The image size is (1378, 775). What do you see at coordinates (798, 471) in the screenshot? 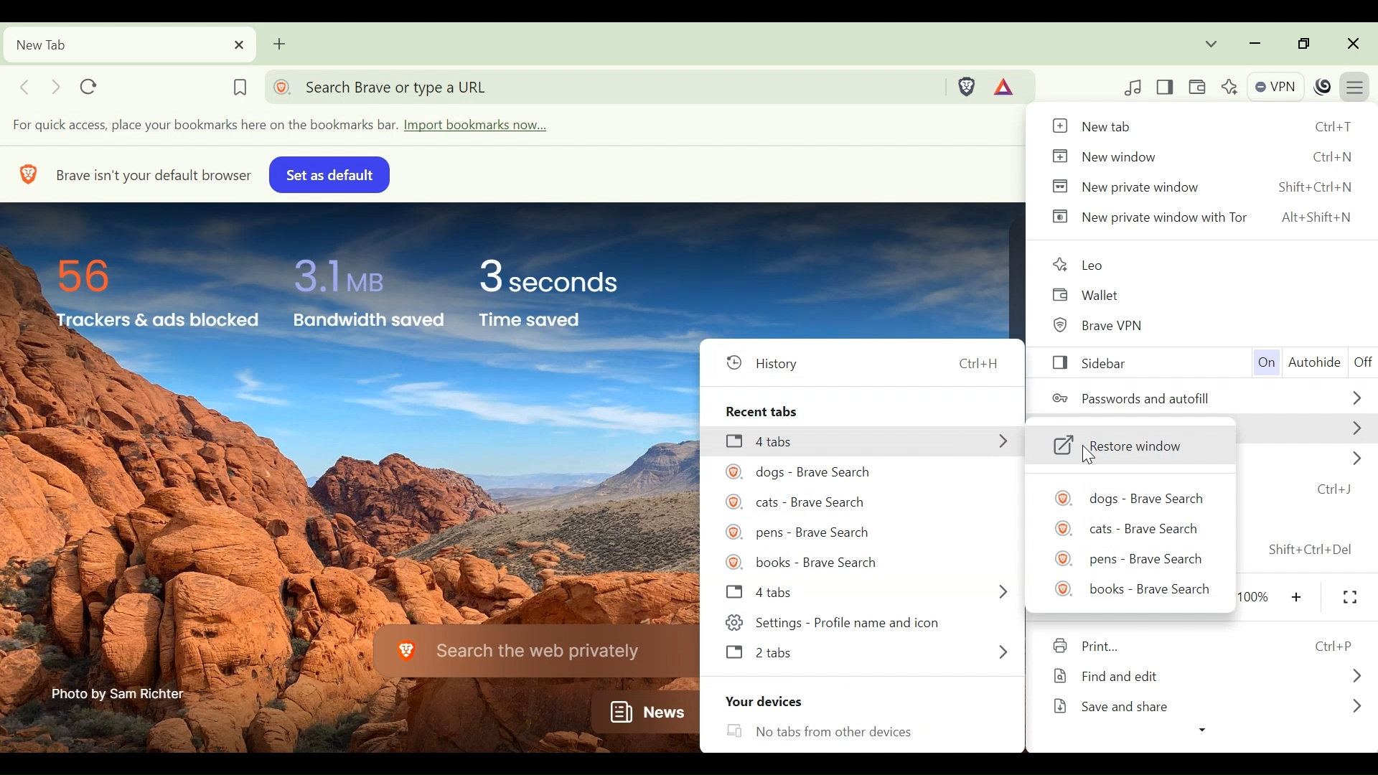
I see `AEC (©) dogs - Brave Search` at bounding box center [798, 471].